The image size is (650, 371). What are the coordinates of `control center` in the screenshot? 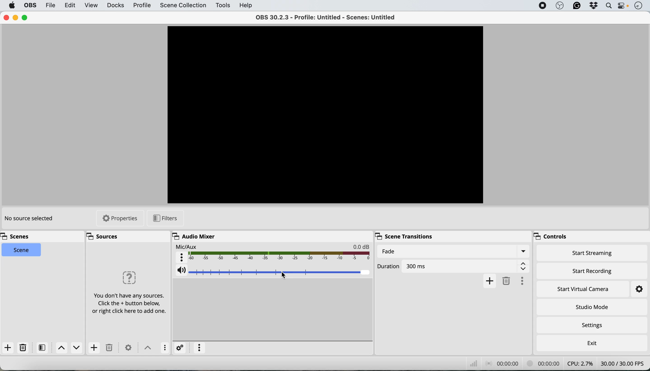 It's located at (624, 7).